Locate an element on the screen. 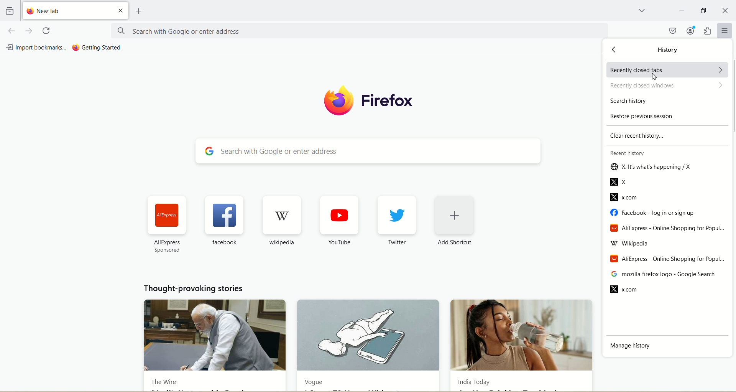  search with google or enter address is located at coordinates (358, 31).